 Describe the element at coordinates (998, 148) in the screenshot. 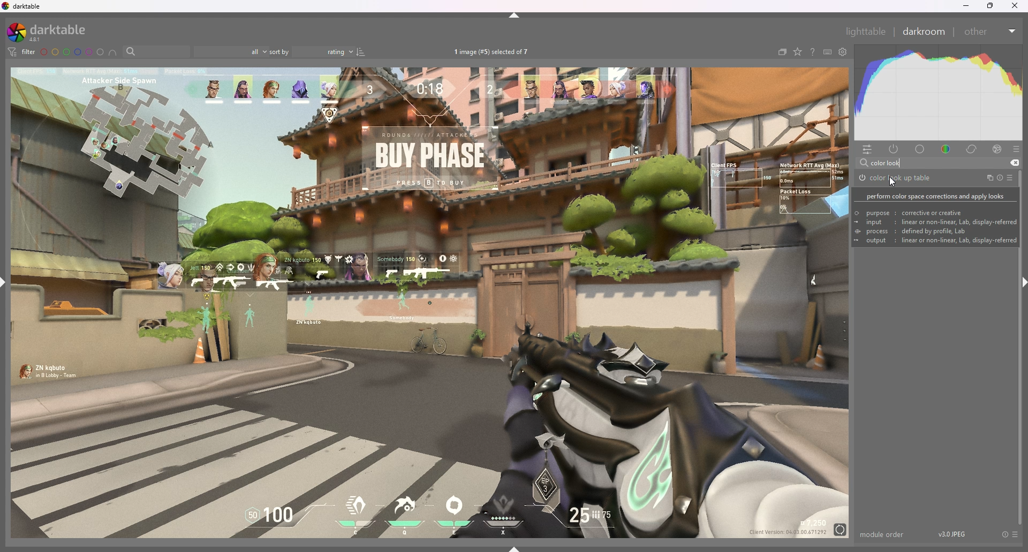

I see `effect` at that location.